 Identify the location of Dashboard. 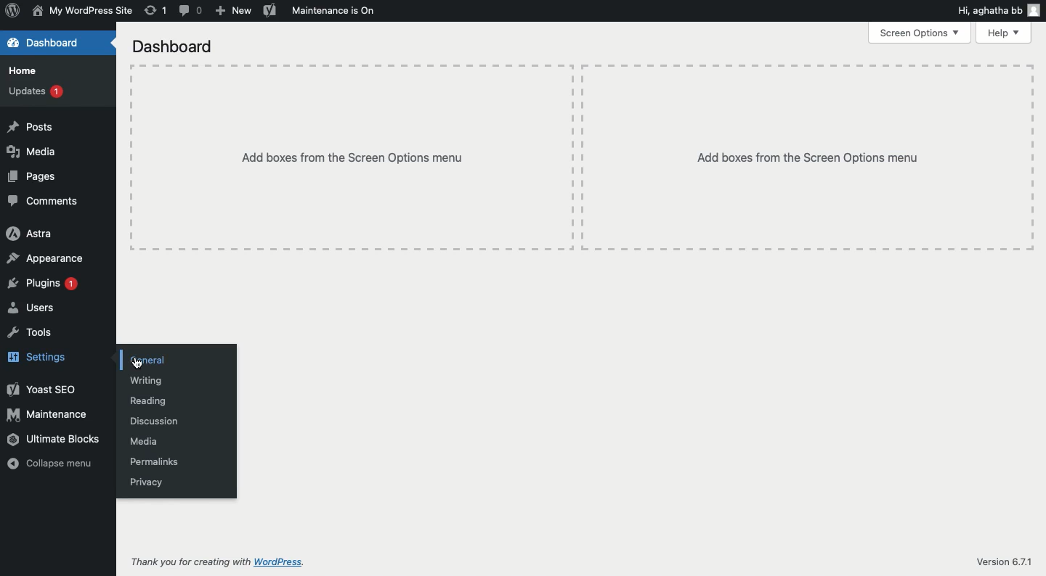
(49, 44).